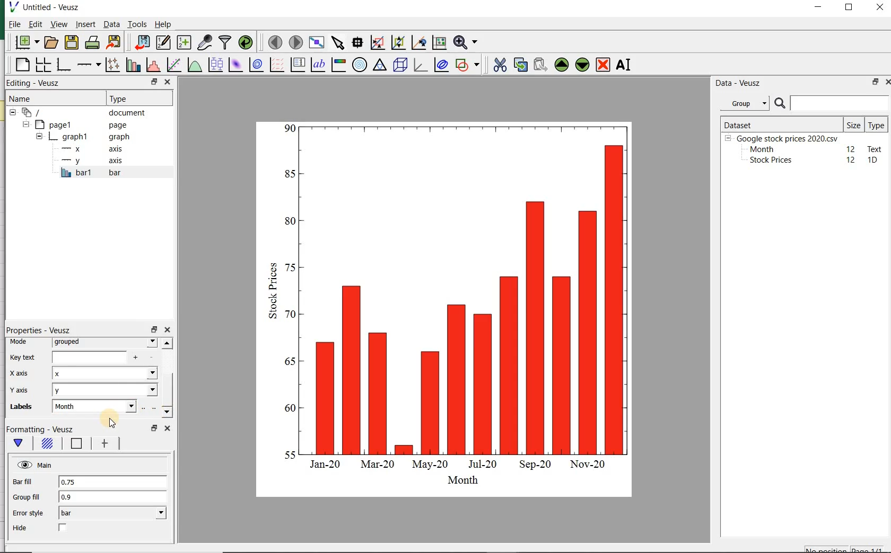  Describe the element at coordinates (501, 66) in the screenshot. I see `cut the selected widget` at that location.